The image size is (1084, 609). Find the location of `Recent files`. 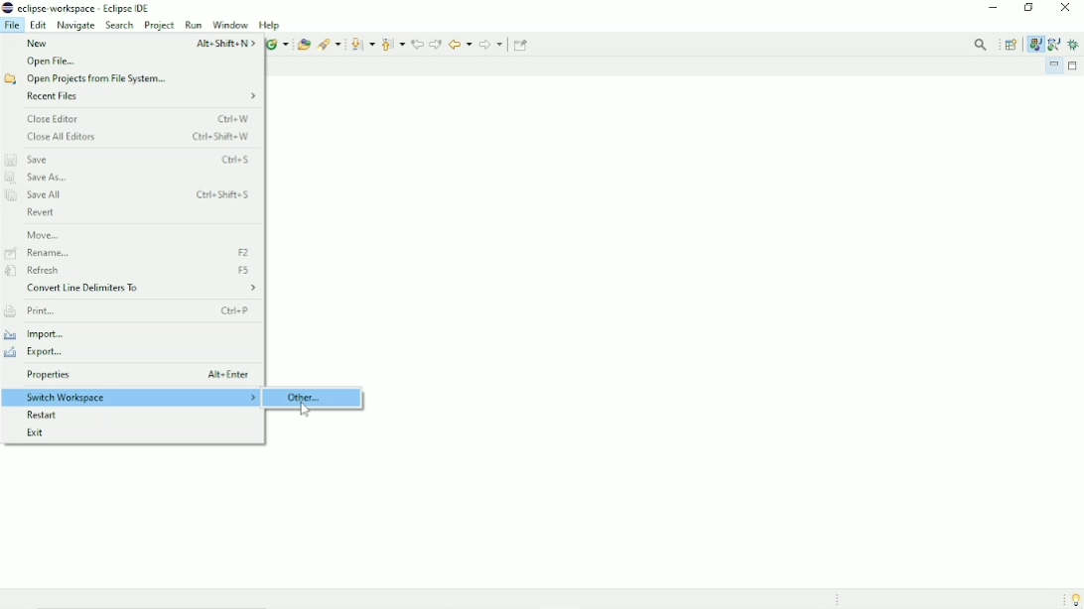

Recent files is located at coordinates (142, 97).